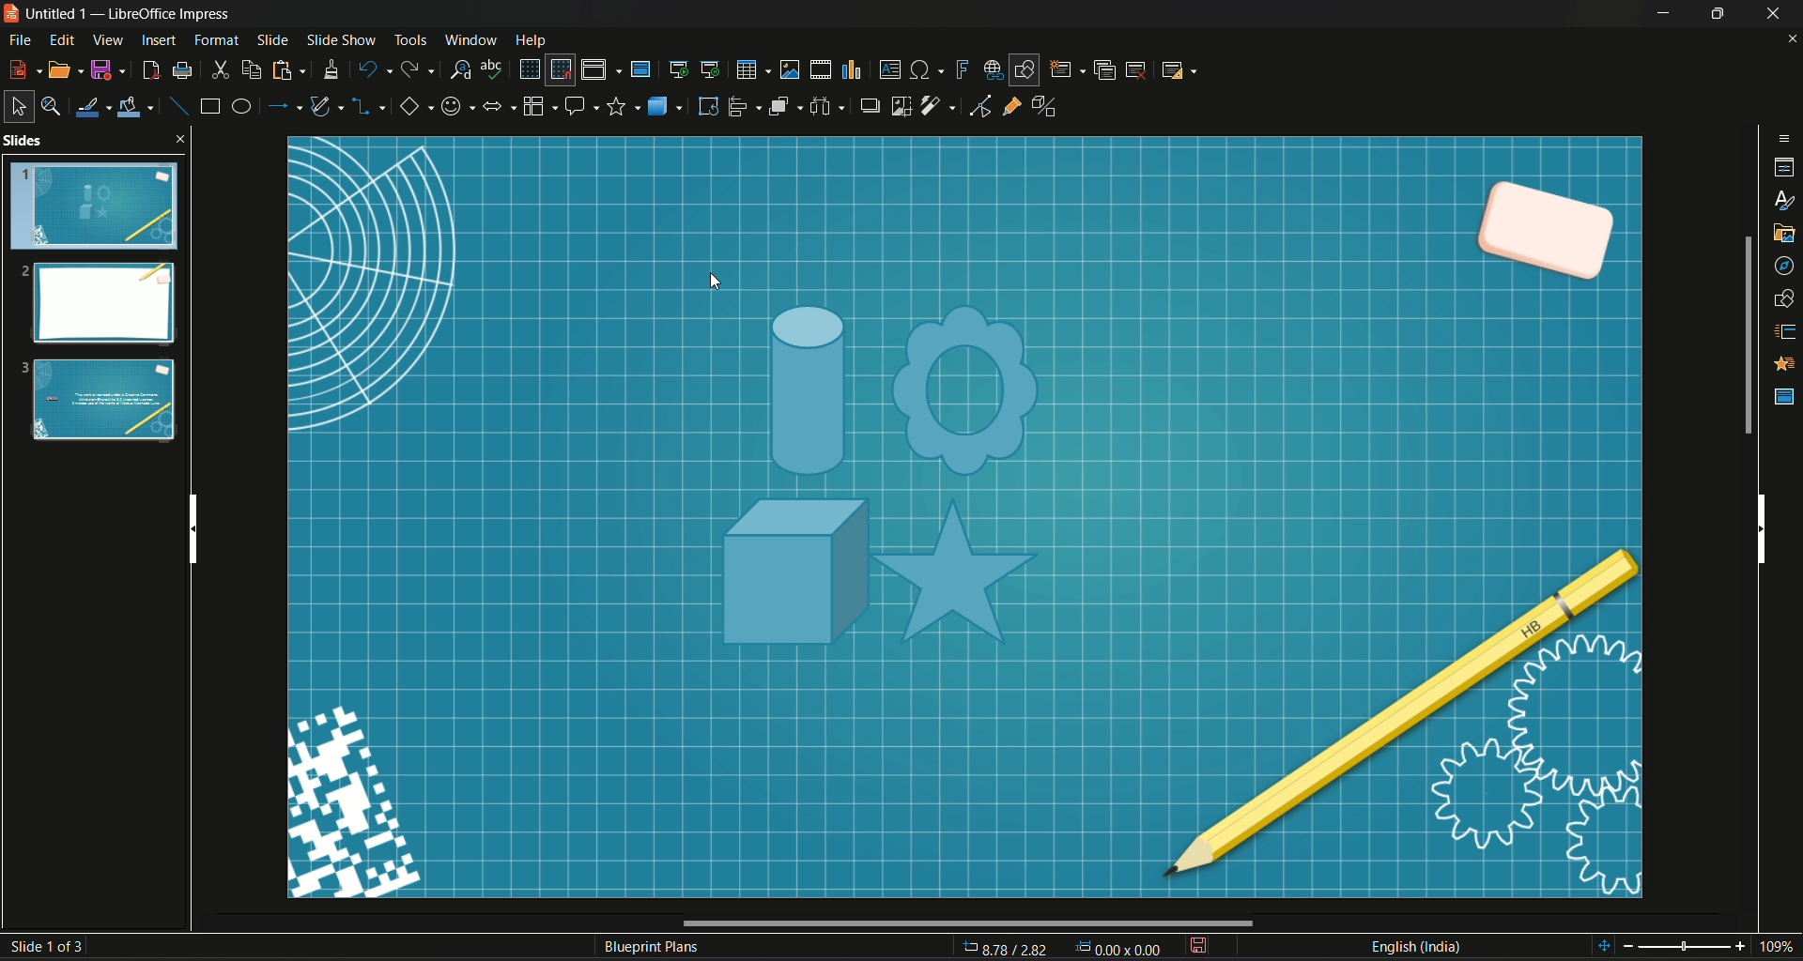 This screenshot has height=961, width=1803. I want to click on clone formatting, so click(331, 69).